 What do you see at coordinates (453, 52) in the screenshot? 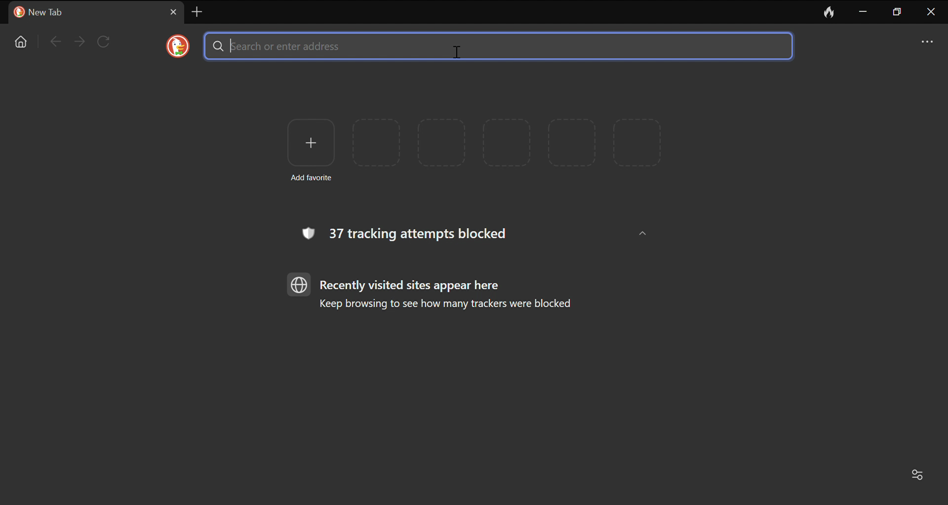
I see `cursor` at bounding box center [453, 52].